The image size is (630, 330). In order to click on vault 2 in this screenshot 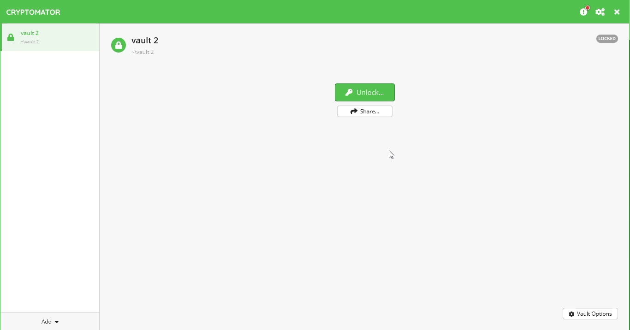, I will do `click(50, 37)`.